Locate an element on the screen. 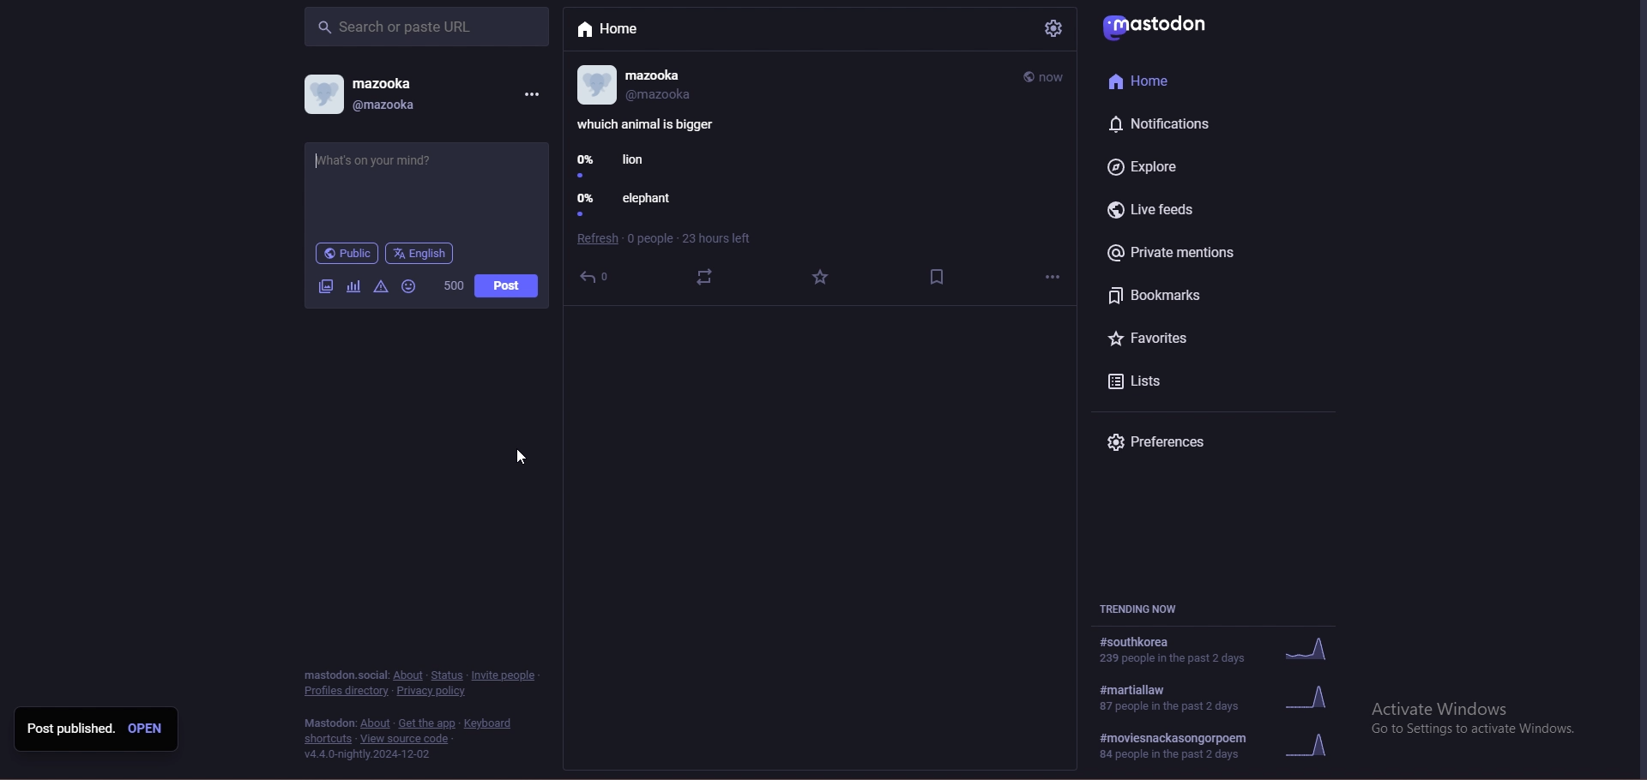  mastodon is located at coordinates (344, 674).